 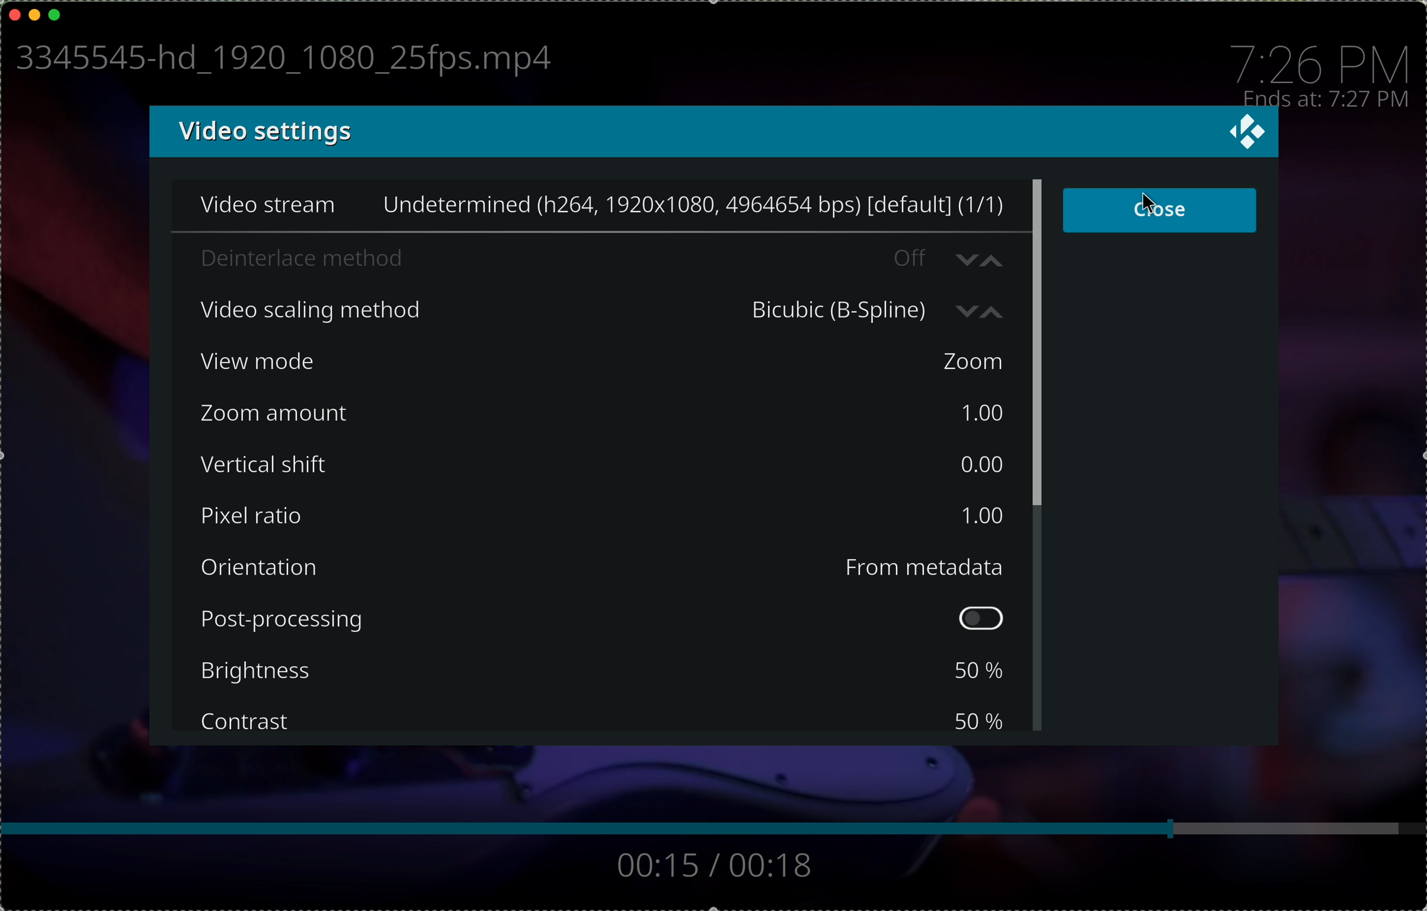 What do you see at coordinates (930, 570) in the screenshot?
I see `From metadata` at bounding box center [930, 570].